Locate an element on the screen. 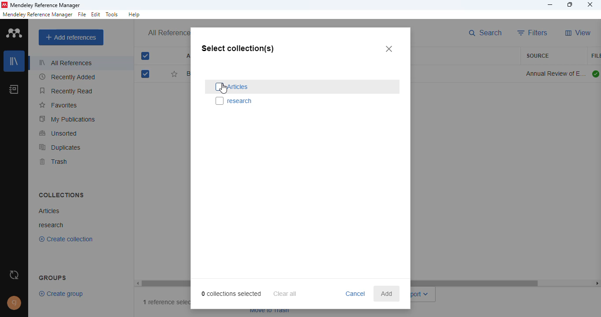 Image resolution: width=601 pixels, height=317 pixels. mendeley reference manager is located at coordinates (37, 15).